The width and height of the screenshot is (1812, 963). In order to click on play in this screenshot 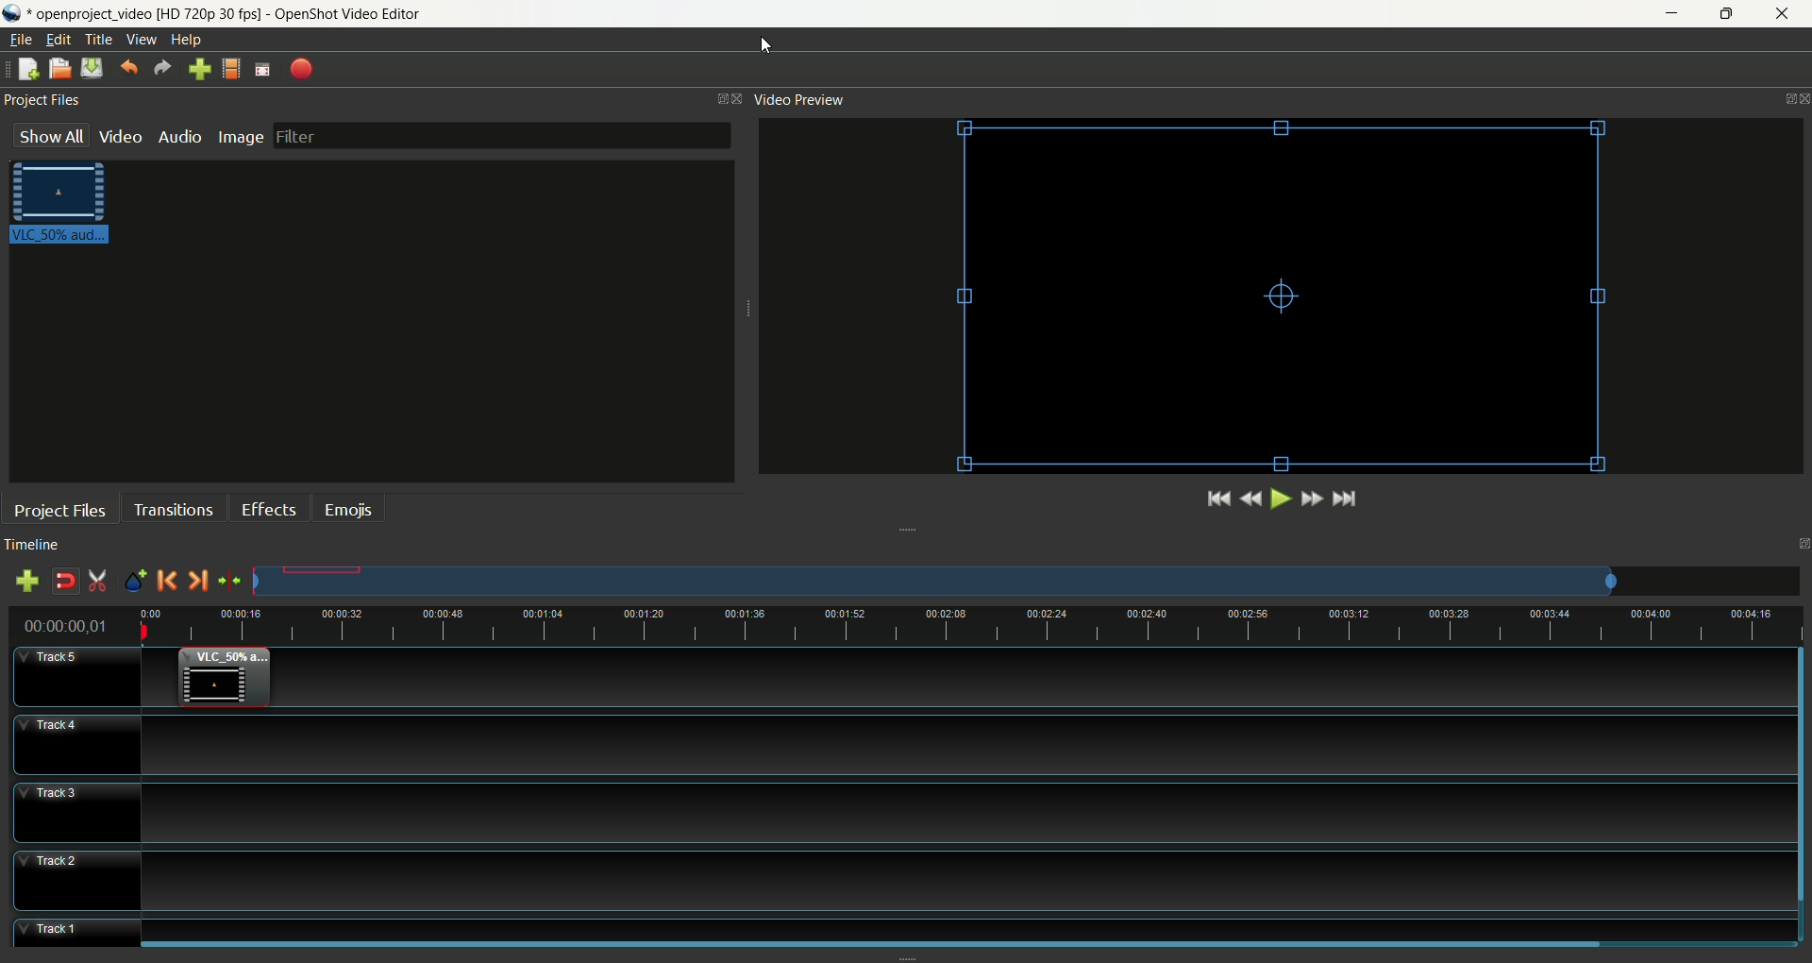, I will do `click(1281, 500)`.